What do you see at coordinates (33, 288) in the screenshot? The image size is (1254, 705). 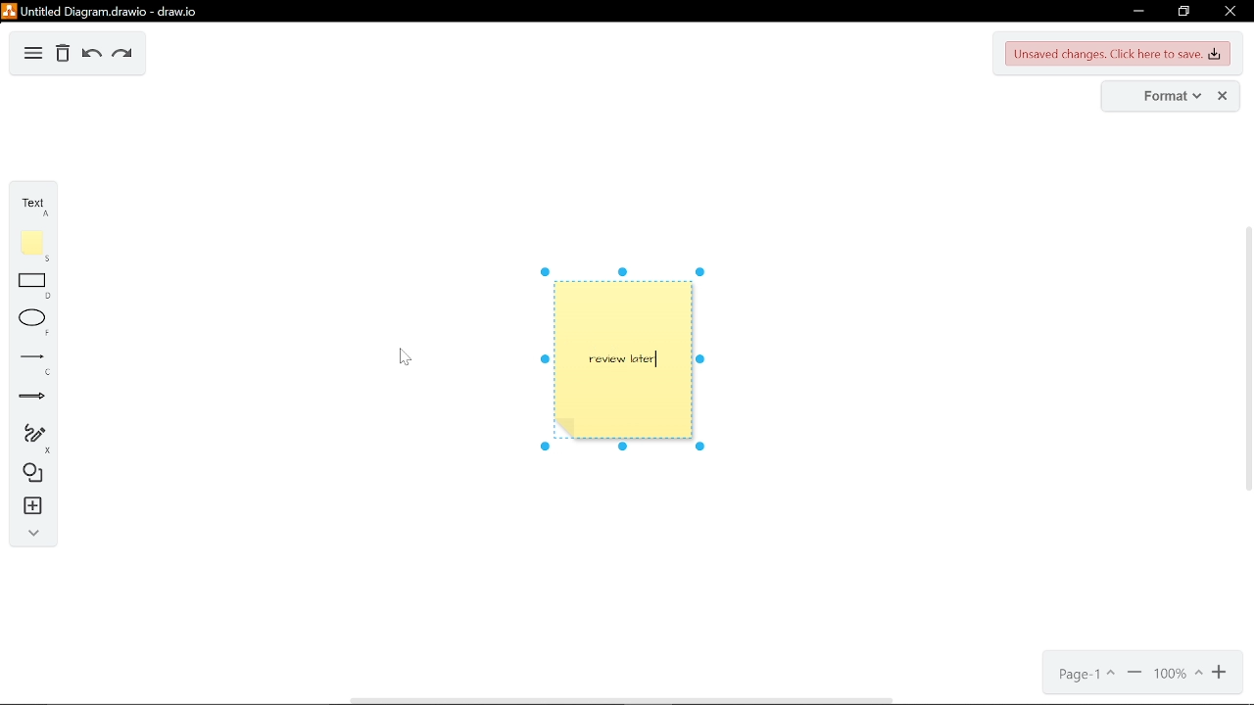 I see `rectangle` at bounding box center [33, 288].